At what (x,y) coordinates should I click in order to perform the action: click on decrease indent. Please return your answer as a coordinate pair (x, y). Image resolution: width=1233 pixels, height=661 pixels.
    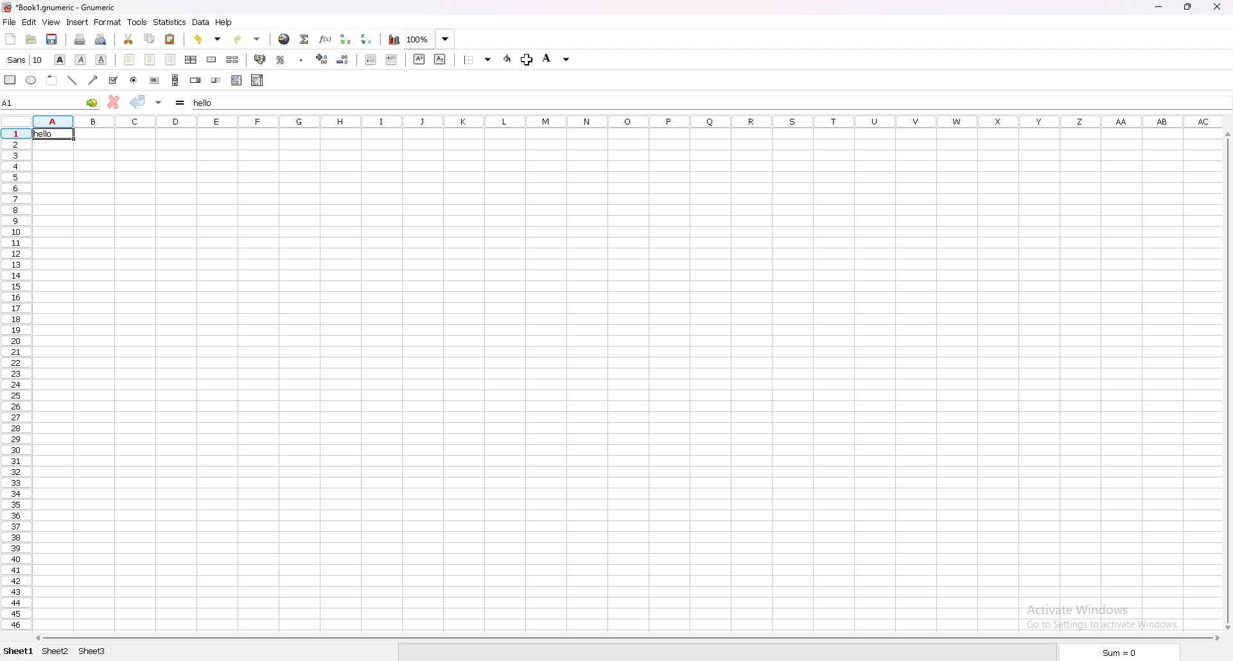
    Looking at the image, I should click on (371, 59).